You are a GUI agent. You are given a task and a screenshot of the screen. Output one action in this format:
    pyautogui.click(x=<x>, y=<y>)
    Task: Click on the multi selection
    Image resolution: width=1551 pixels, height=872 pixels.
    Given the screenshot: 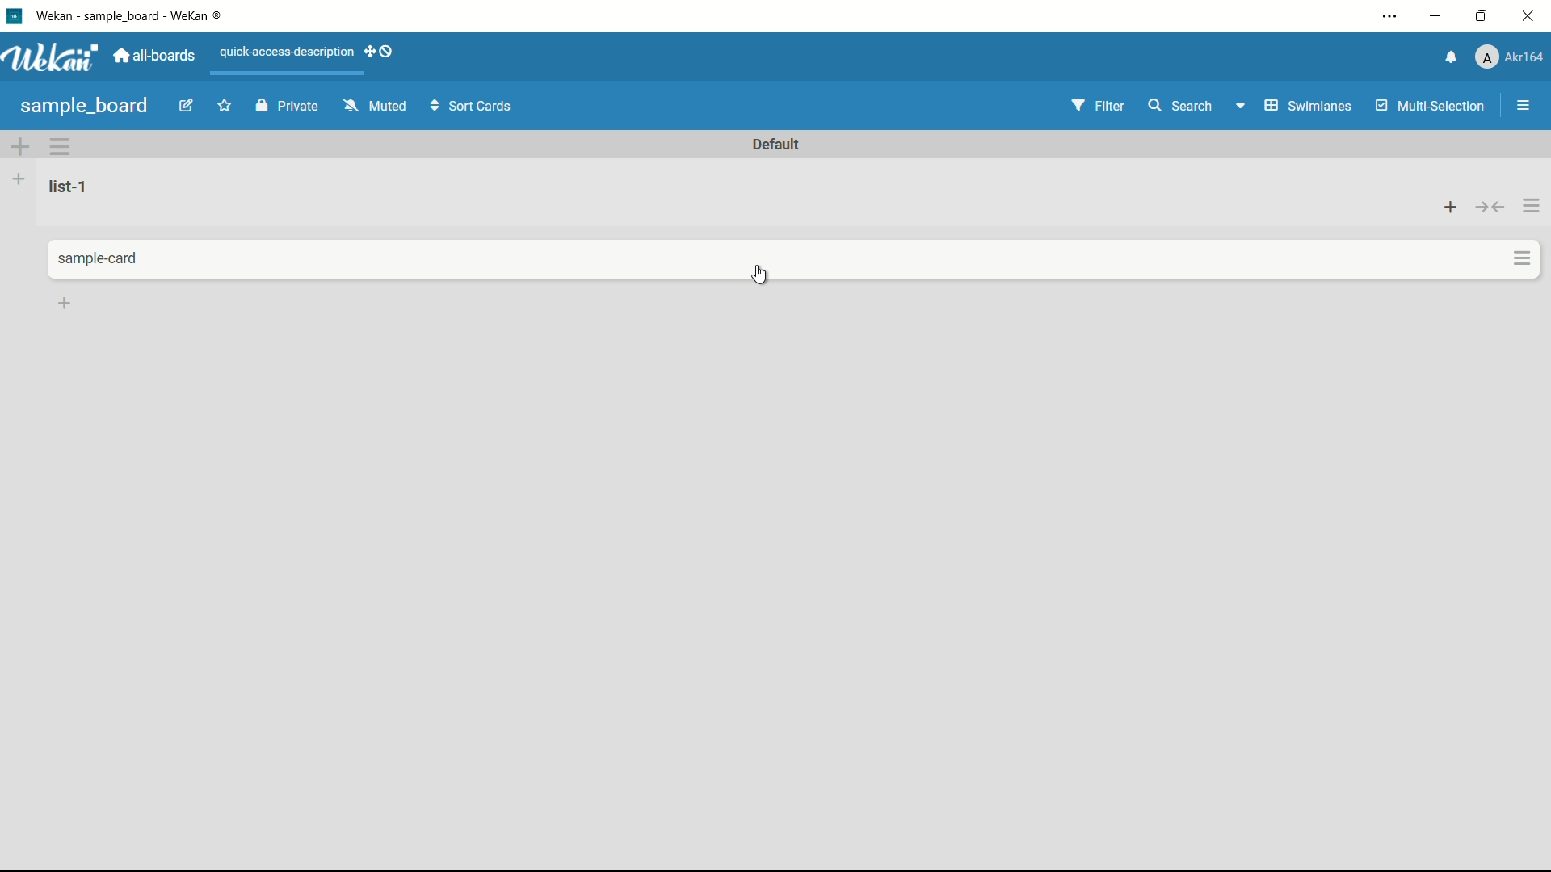 What is the action you would take?
    pyautogui.click(x=1432, y=107)
    